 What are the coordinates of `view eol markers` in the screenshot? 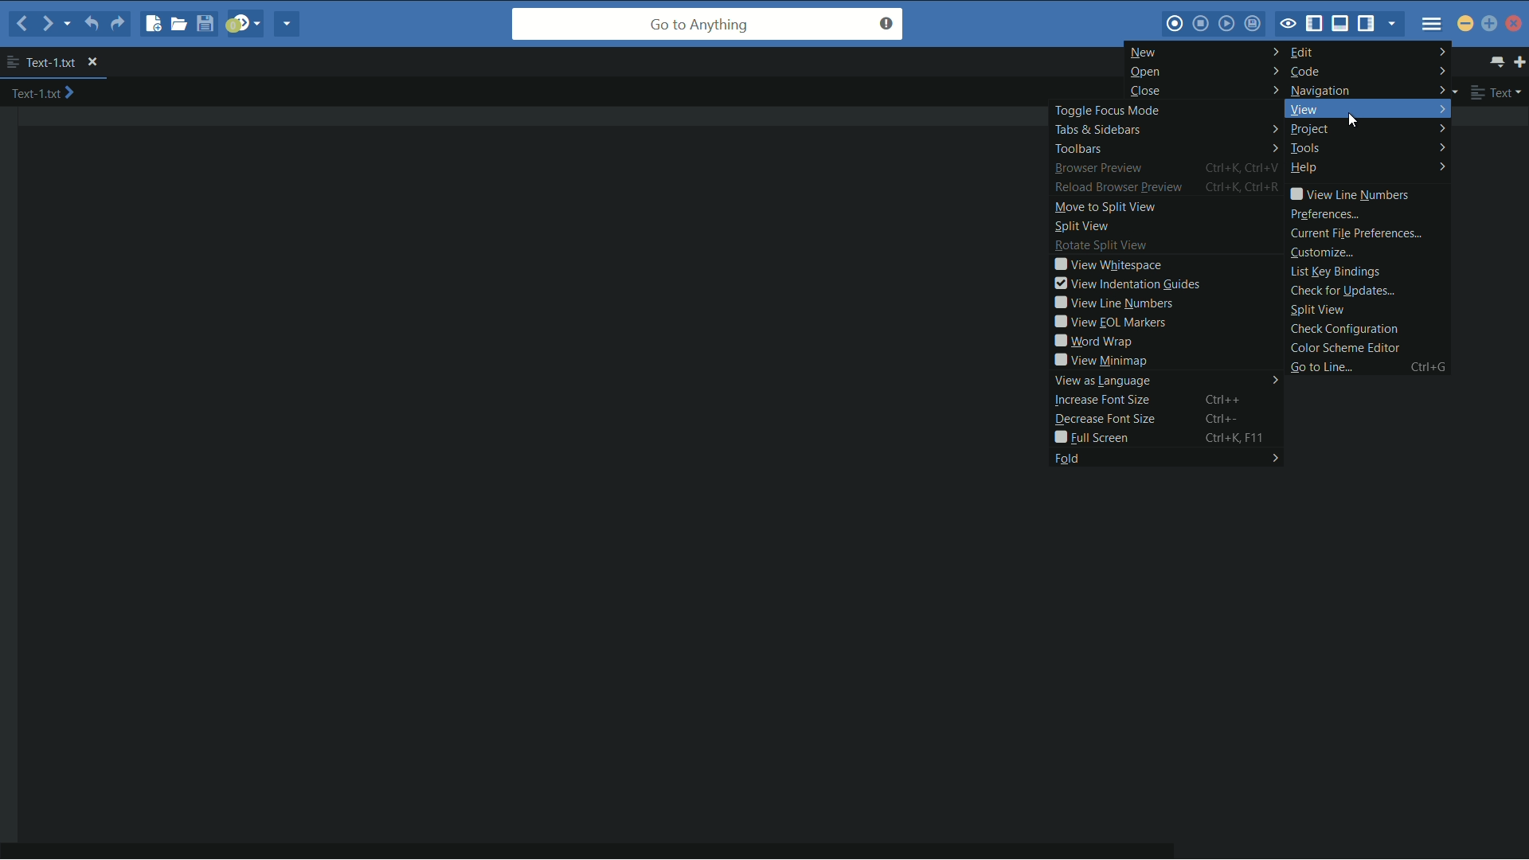 It's located at (1112, 322).